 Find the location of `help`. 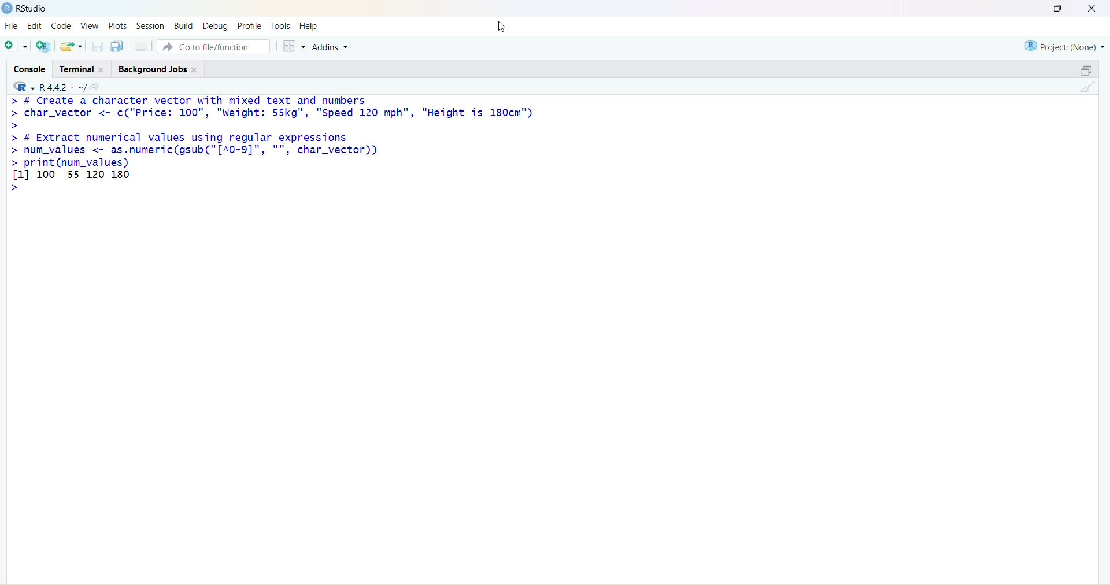

help is located at coordinates (308, 27).